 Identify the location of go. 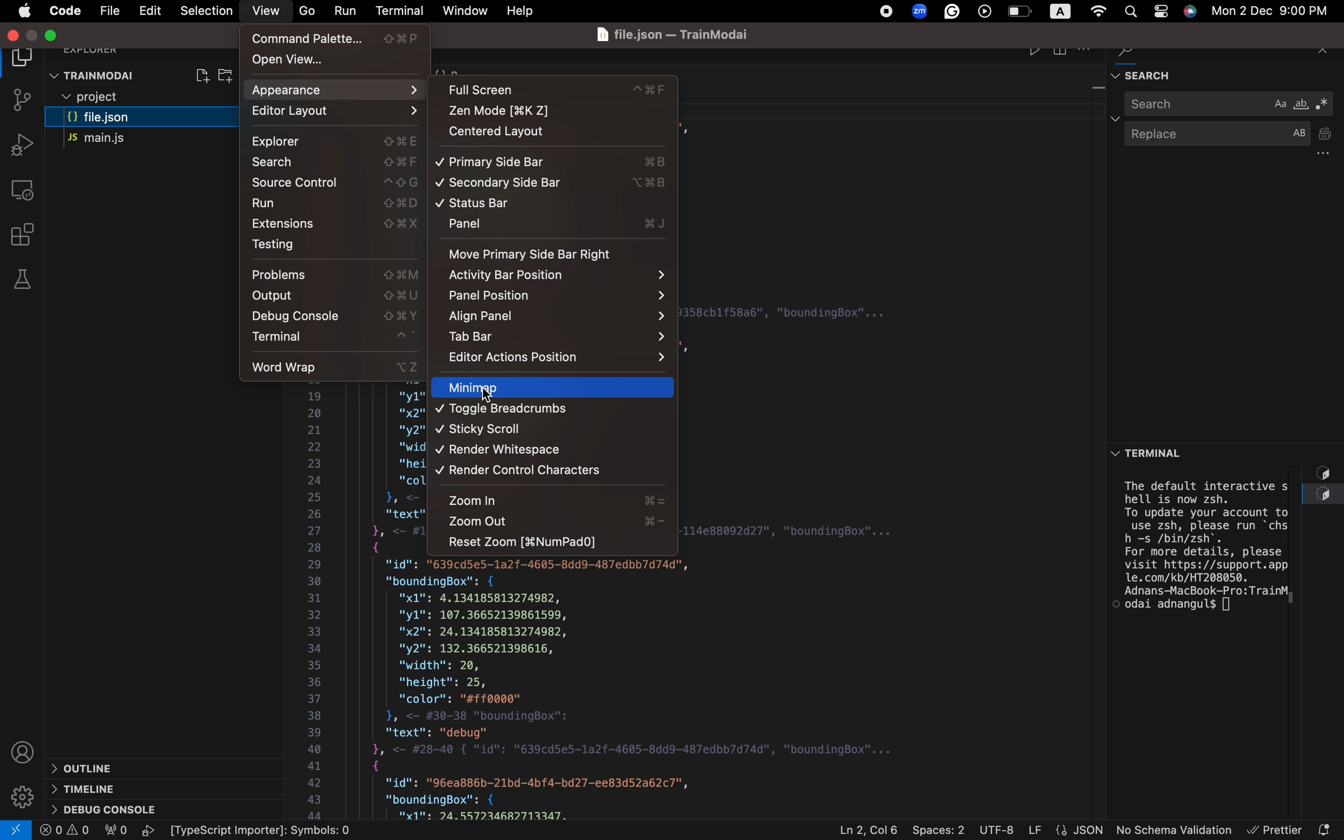
(305, 10).